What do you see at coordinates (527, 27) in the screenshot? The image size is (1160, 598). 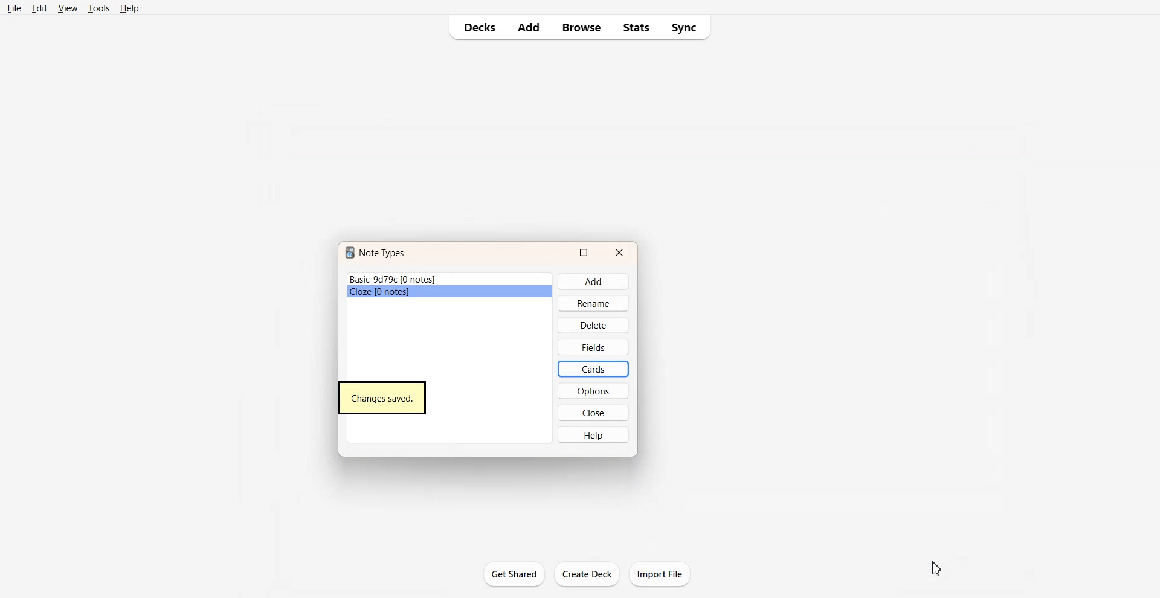 I see `Add` at bounding box center [527, 27].